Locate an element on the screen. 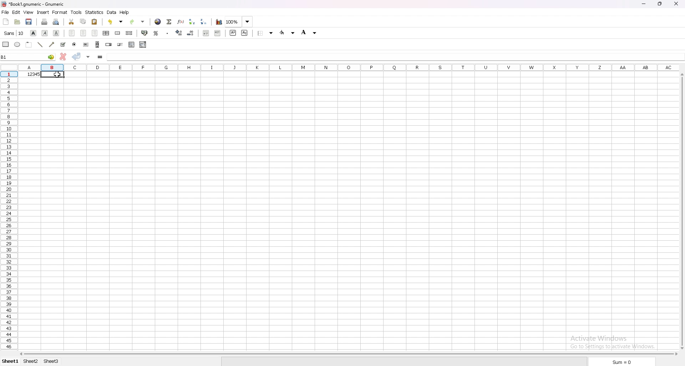  superscript is located at coordinates (233, 33).